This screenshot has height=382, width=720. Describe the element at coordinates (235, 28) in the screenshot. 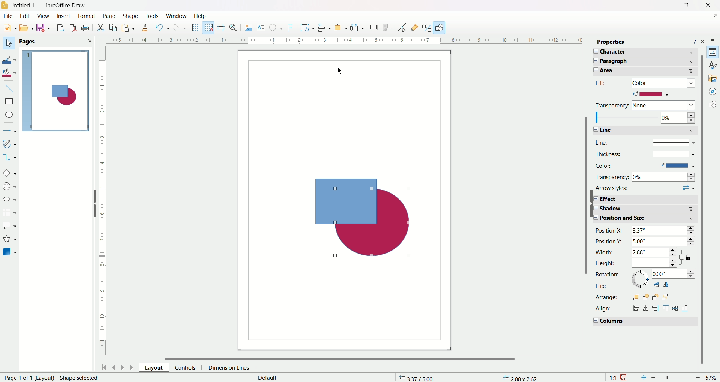

I see `pan and zoom` at that location.